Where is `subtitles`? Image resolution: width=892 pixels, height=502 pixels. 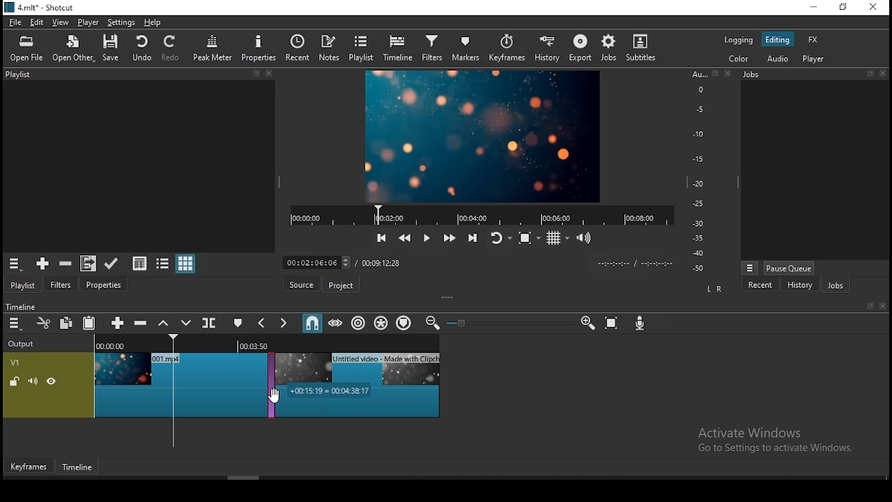 subtitles is located at coordinates (640, 48).